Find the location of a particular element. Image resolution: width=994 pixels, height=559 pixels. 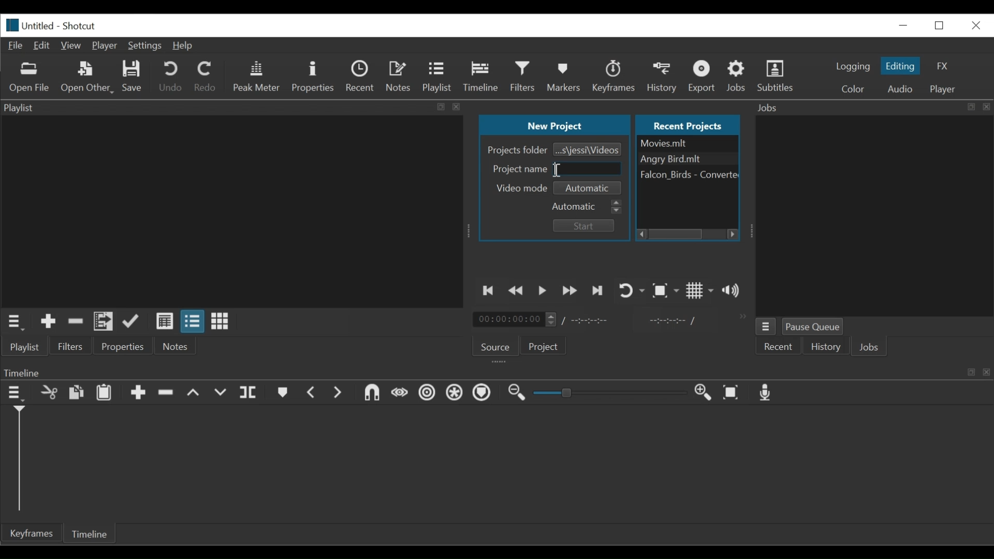

Projects is located at coordinates (545, 345).